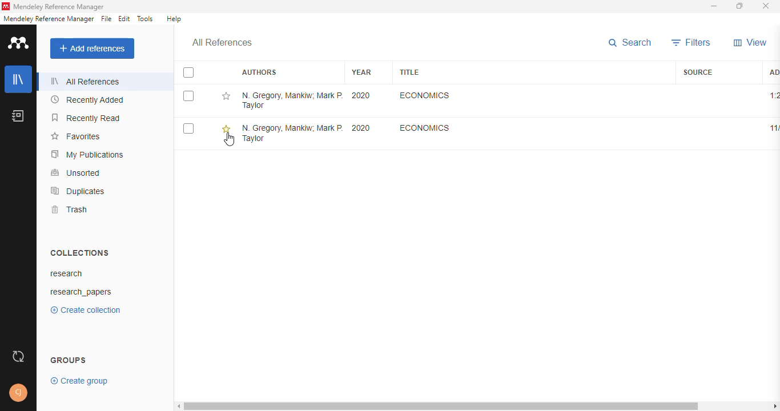 The width and height of the screenshot is (780, 411). What do you see at coordinates (49, 19) in the screenshot?
I see `mendeley reference manager` at bounding box center [49, 19].